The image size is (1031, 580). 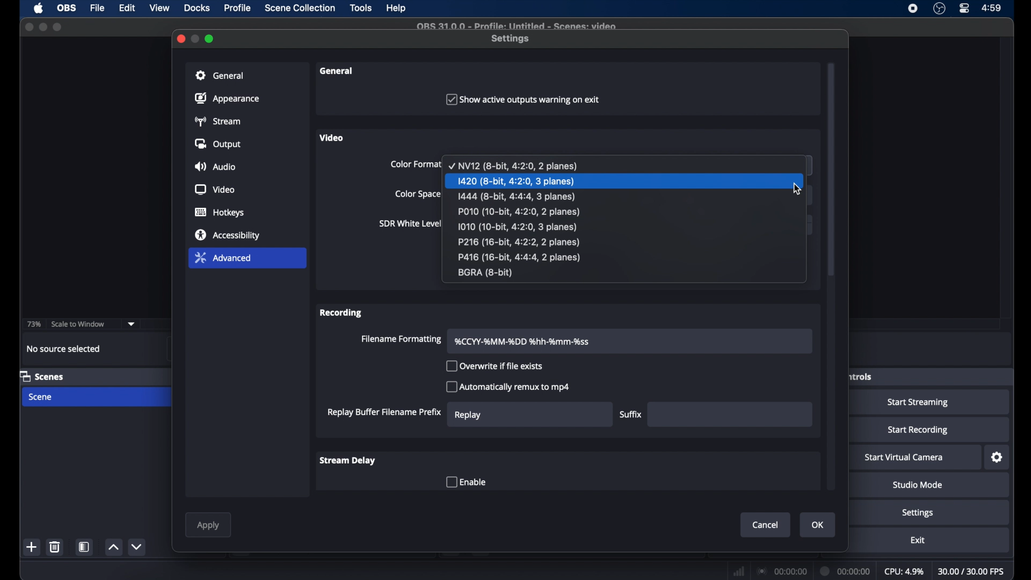 I want to click on OBS 31.0.0 - Profile: Untitled - Scenes: video, so click(x=519, y=25).